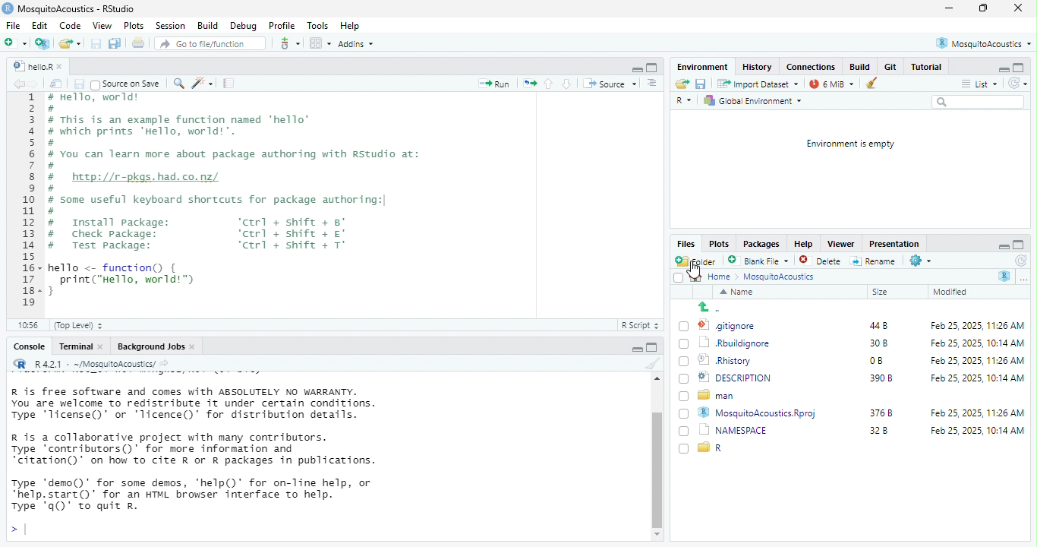 Image resolution: width=1037 pixels, height=547 pixels. Describe the element at coordinates (317, 24) in the screenshot. I see `Tools` at that location.